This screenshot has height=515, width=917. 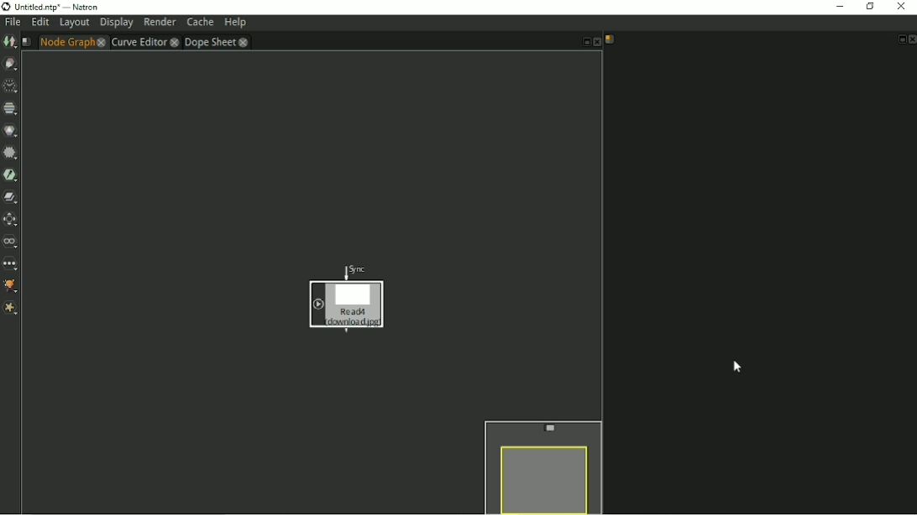 I want to click on Help, so click(x=234, y=23).